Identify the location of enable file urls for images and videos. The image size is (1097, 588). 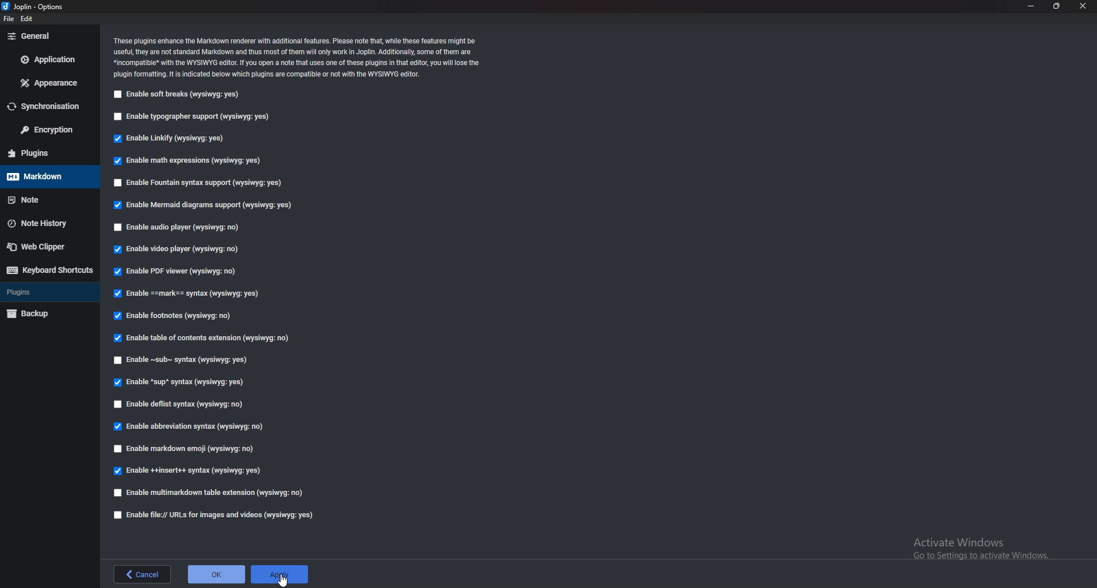
(217, 515).